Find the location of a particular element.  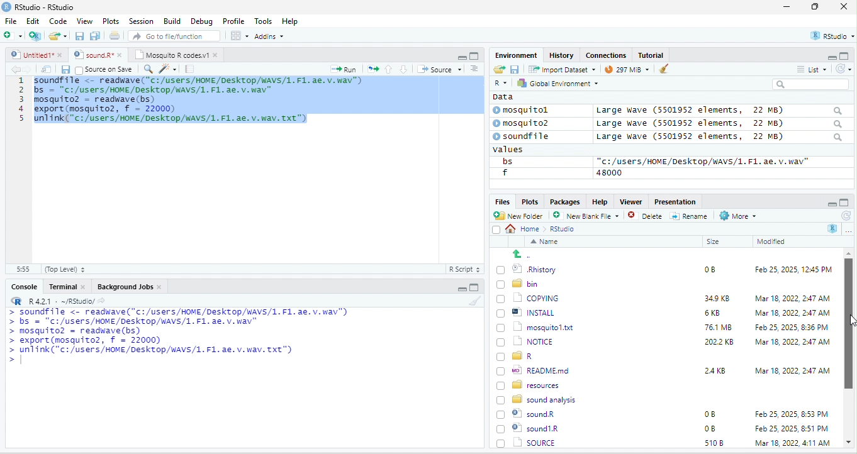

Terminal is located at coordinates (67, 286).